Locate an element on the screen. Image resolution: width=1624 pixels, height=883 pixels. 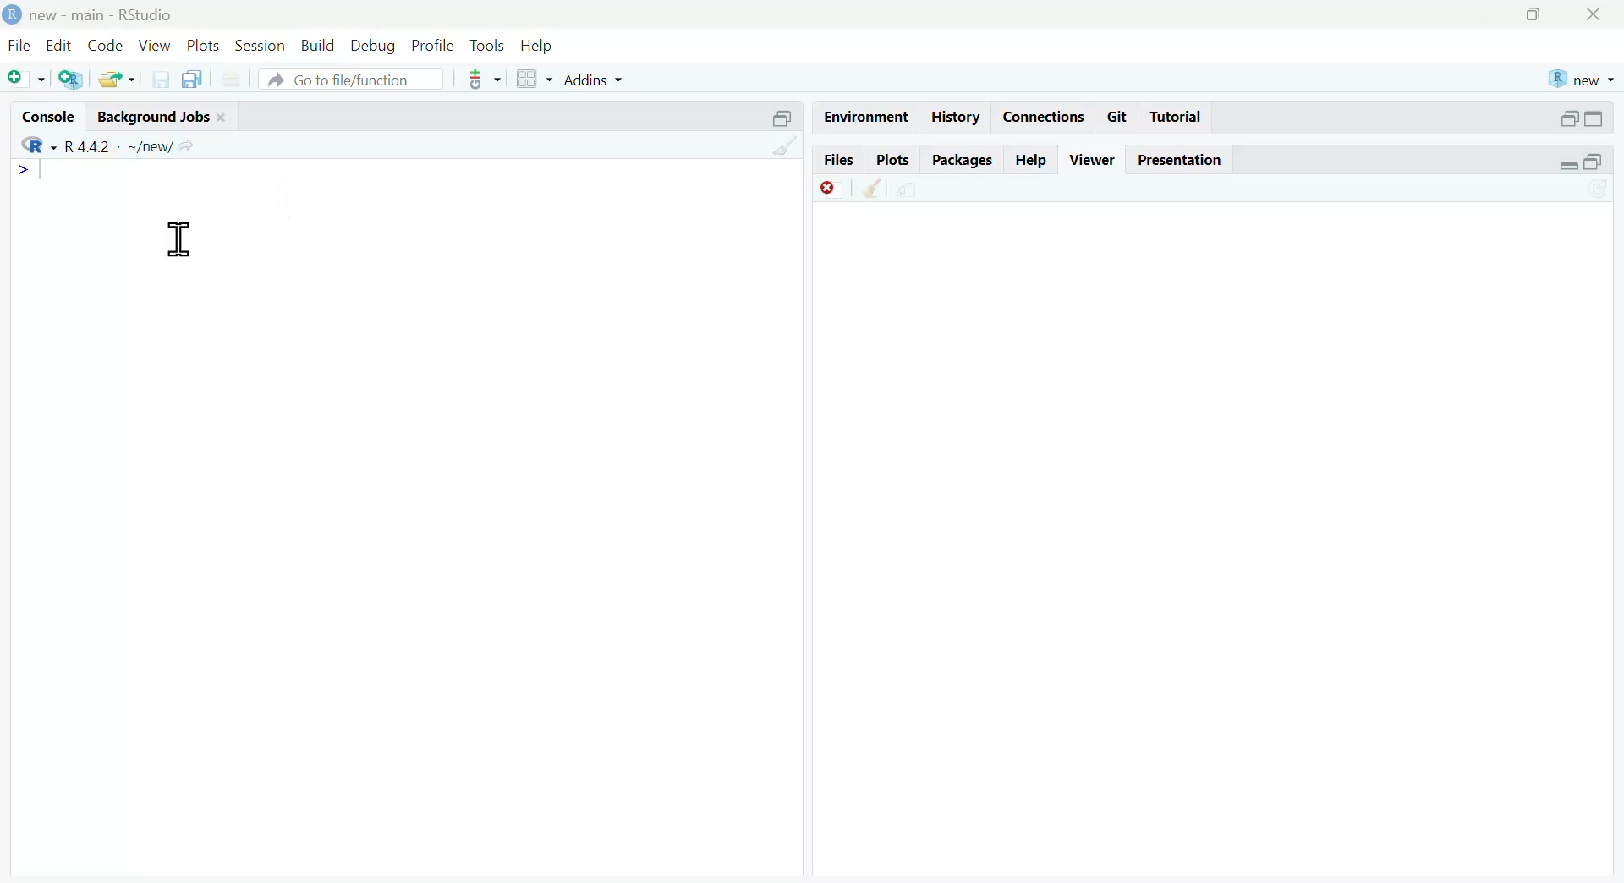
Create new Project is located at coordinates (70, 80).